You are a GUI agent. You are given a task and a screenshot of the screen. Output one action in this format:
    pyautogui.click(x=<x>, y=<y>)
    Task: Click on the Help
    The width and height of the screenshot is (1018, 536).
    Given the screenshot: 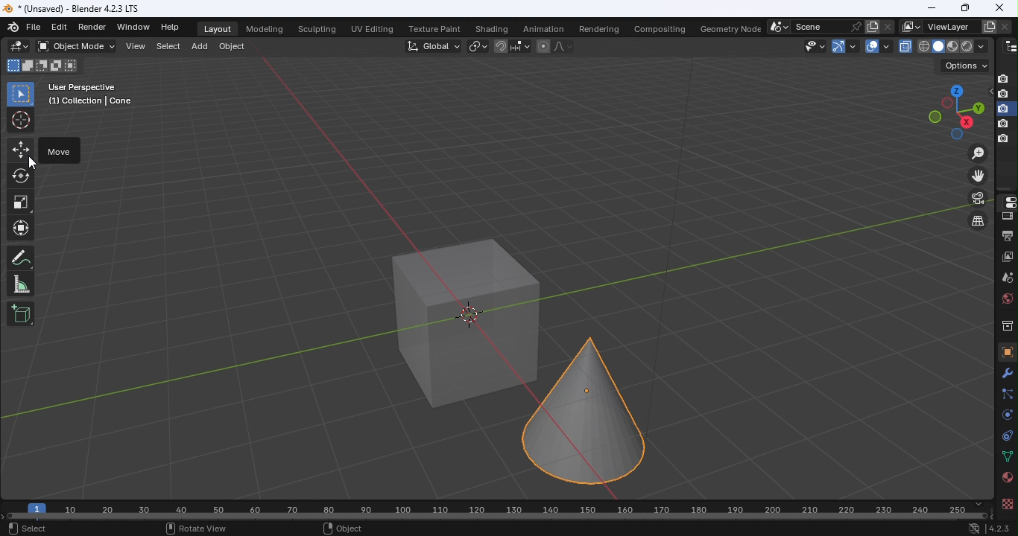 What is the action you would take?
    pyautogui.click(x=172, y=27)
    